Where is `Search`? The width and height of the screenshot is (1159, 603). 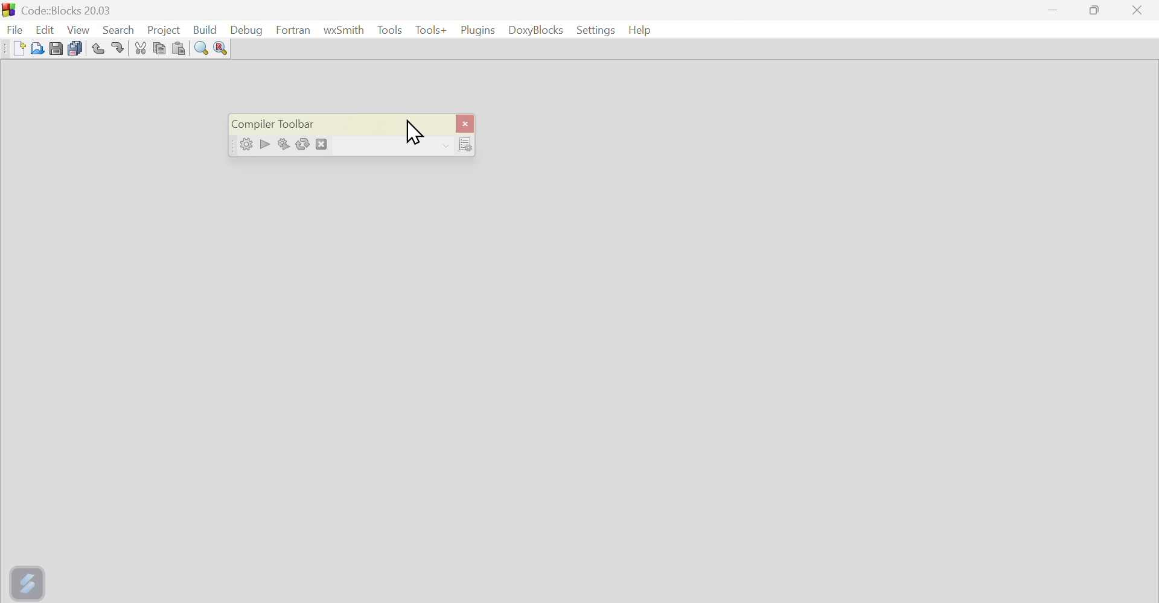
Search is located at coordinates (118, 27).